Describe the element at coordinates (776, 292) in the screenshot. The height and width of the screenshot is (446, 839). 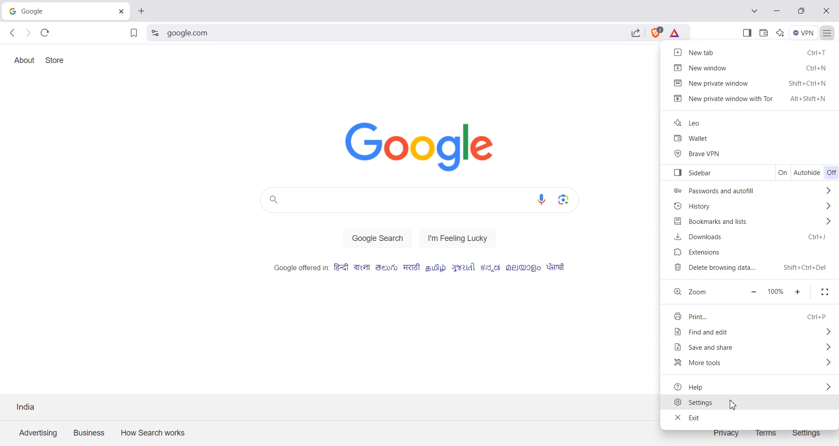
I see `Zoom 100%` at that location.